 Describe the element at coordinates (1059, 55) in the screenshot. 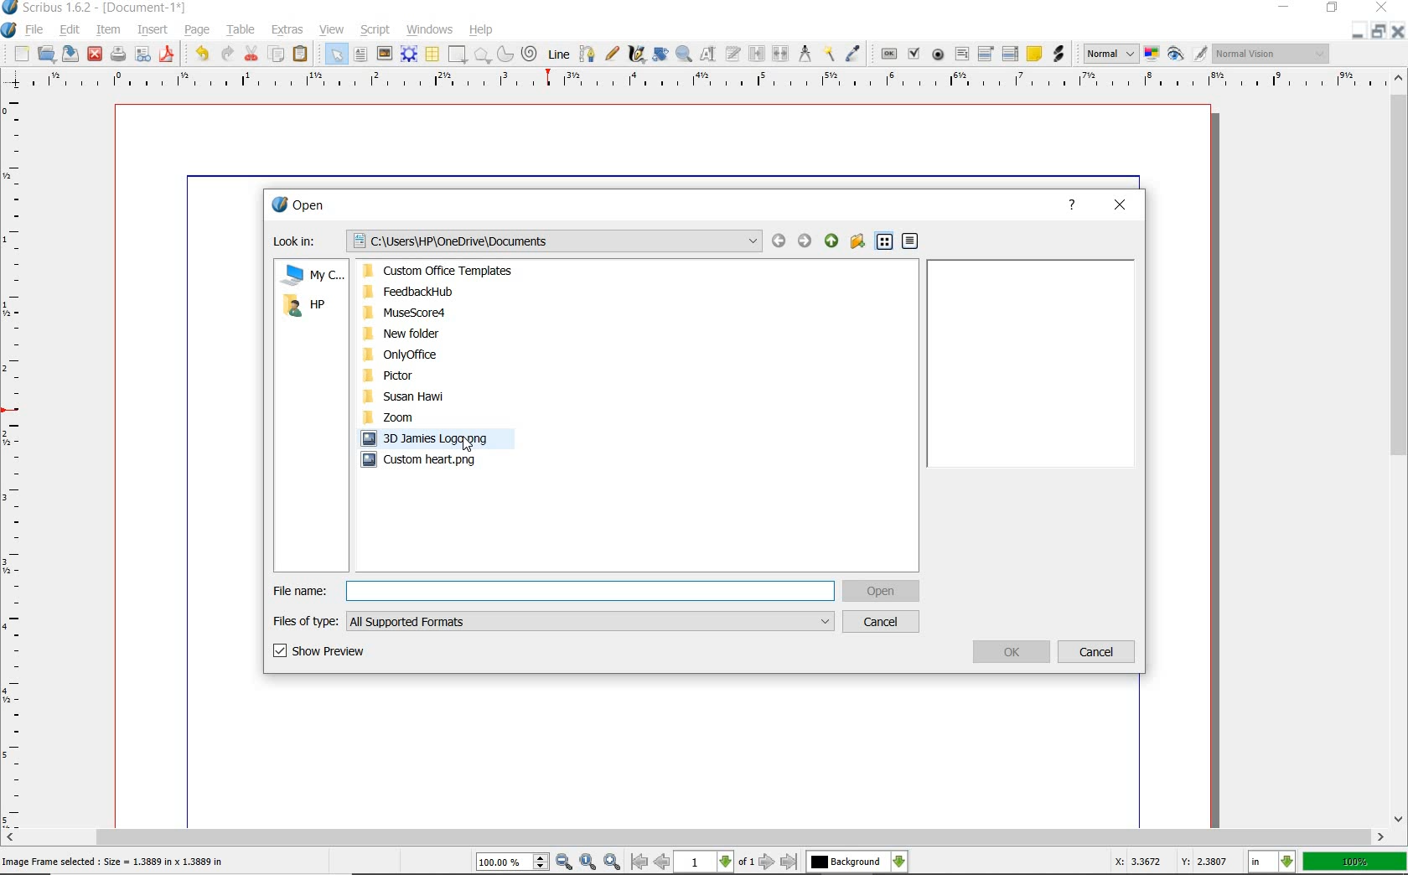

I see `link annotation` at that location.